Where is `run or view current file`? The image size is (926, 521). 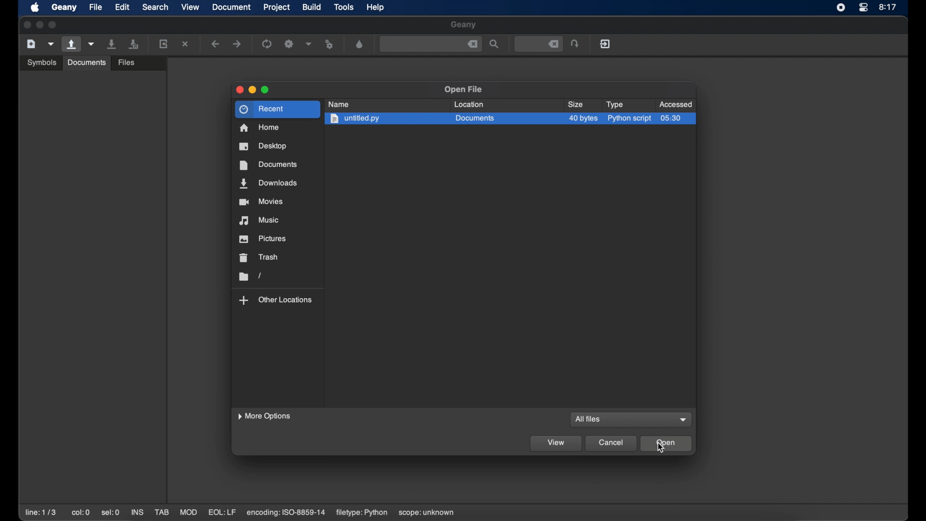
run or view current file is located at coordinates (330, 44).